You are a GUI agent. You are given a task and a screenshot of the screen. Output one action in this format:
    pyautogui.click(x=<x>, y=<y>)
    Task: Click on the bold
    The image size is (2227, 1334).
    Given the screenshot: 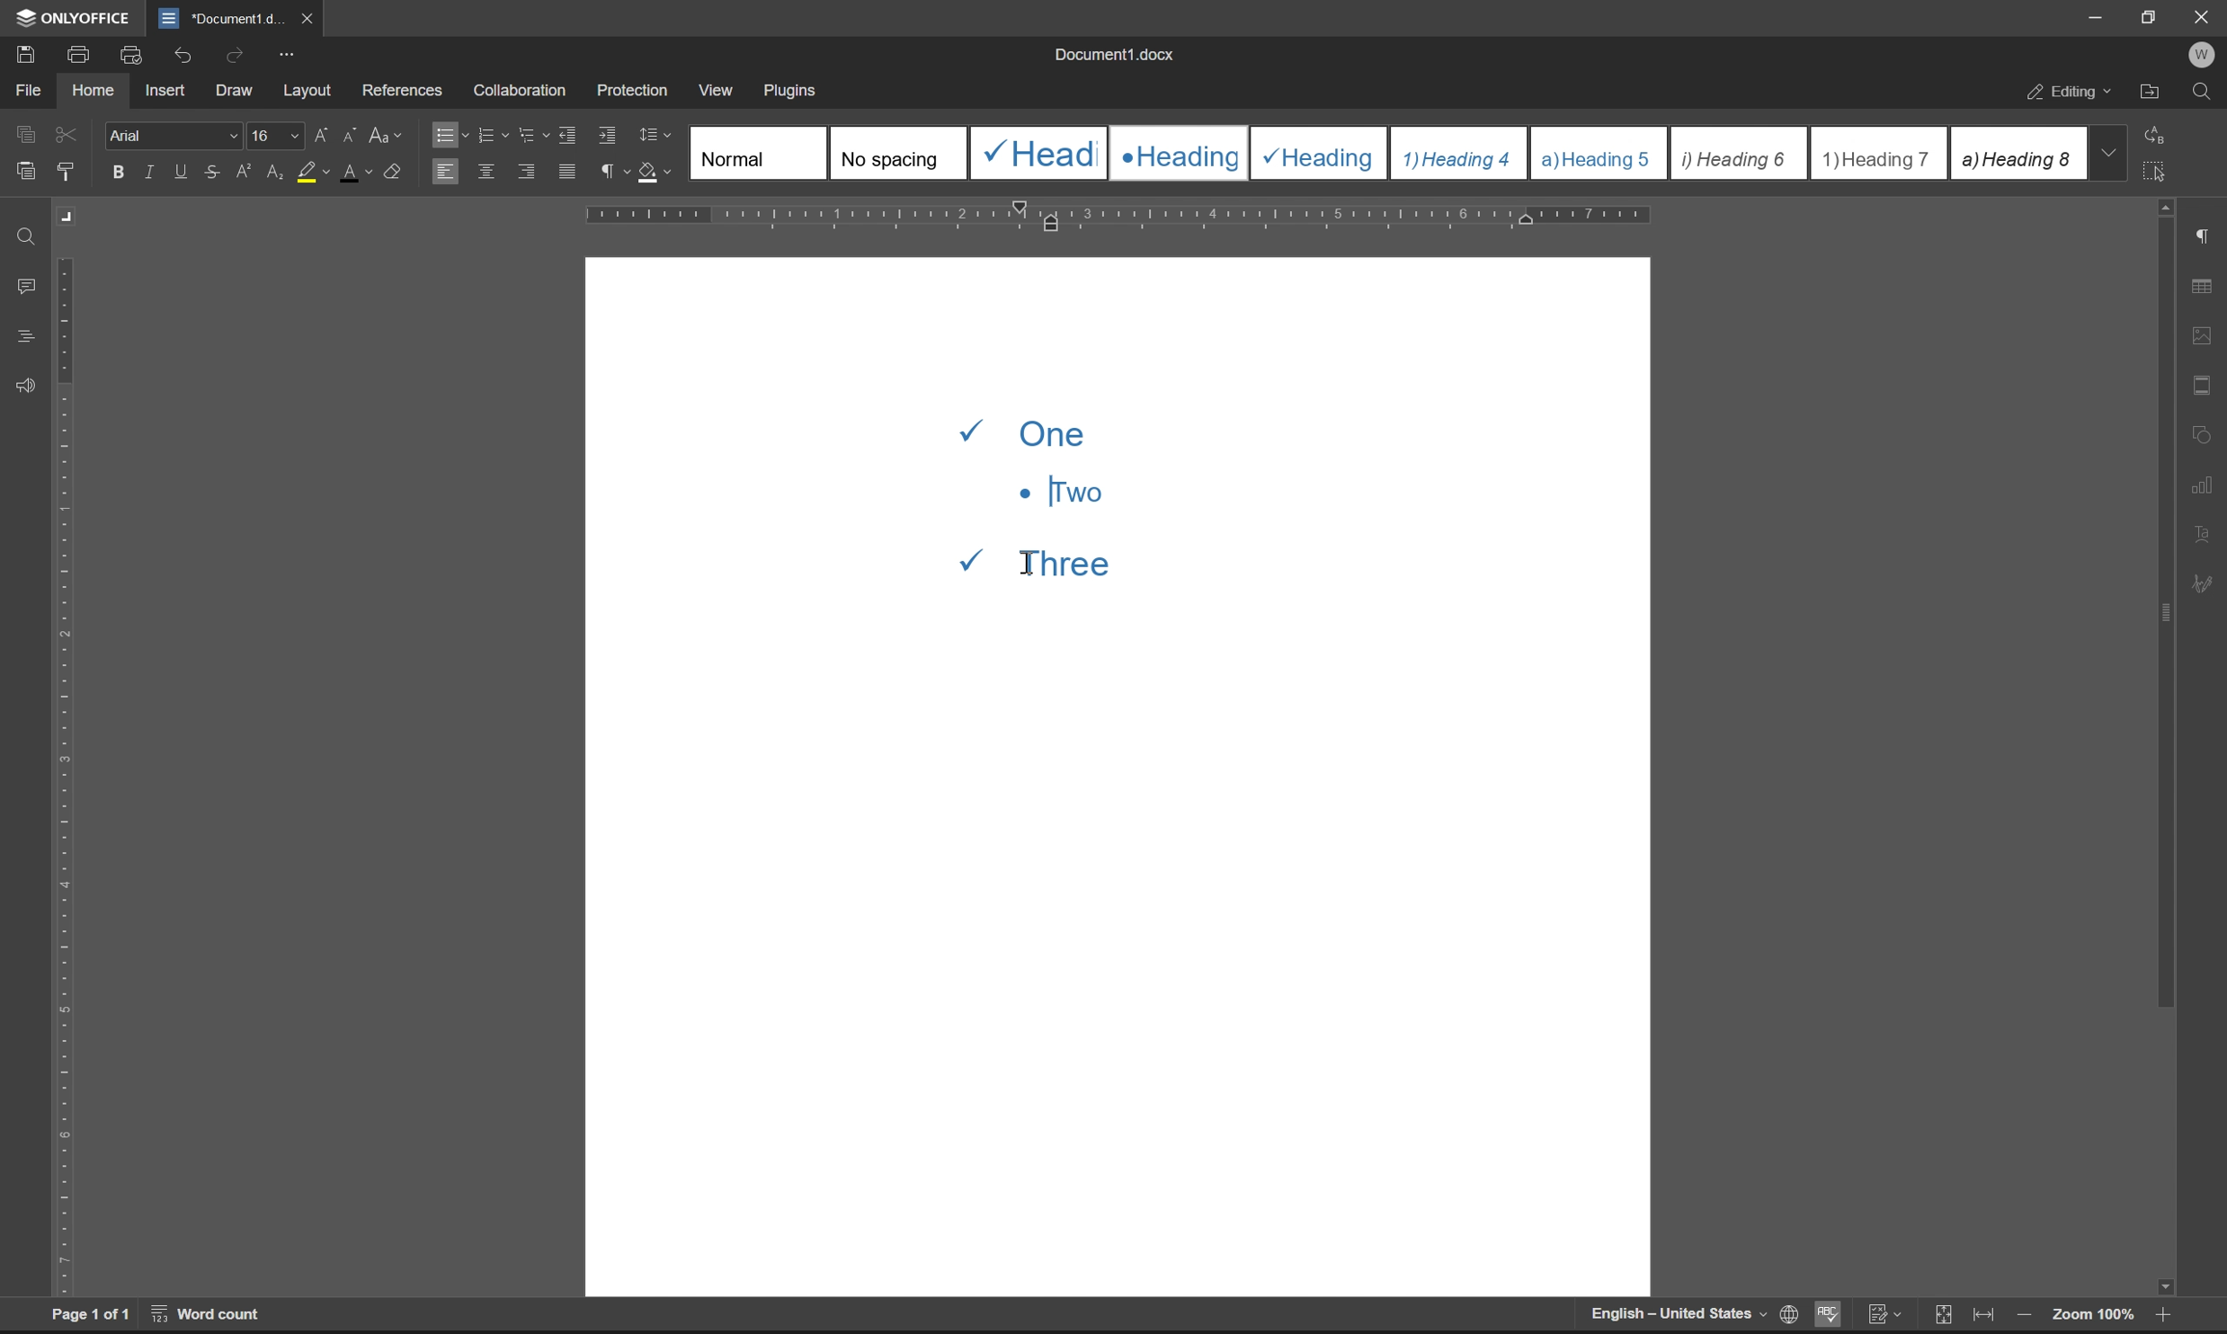 What is the action you would take?
    pyautogui.click(x=119, y=173)
    